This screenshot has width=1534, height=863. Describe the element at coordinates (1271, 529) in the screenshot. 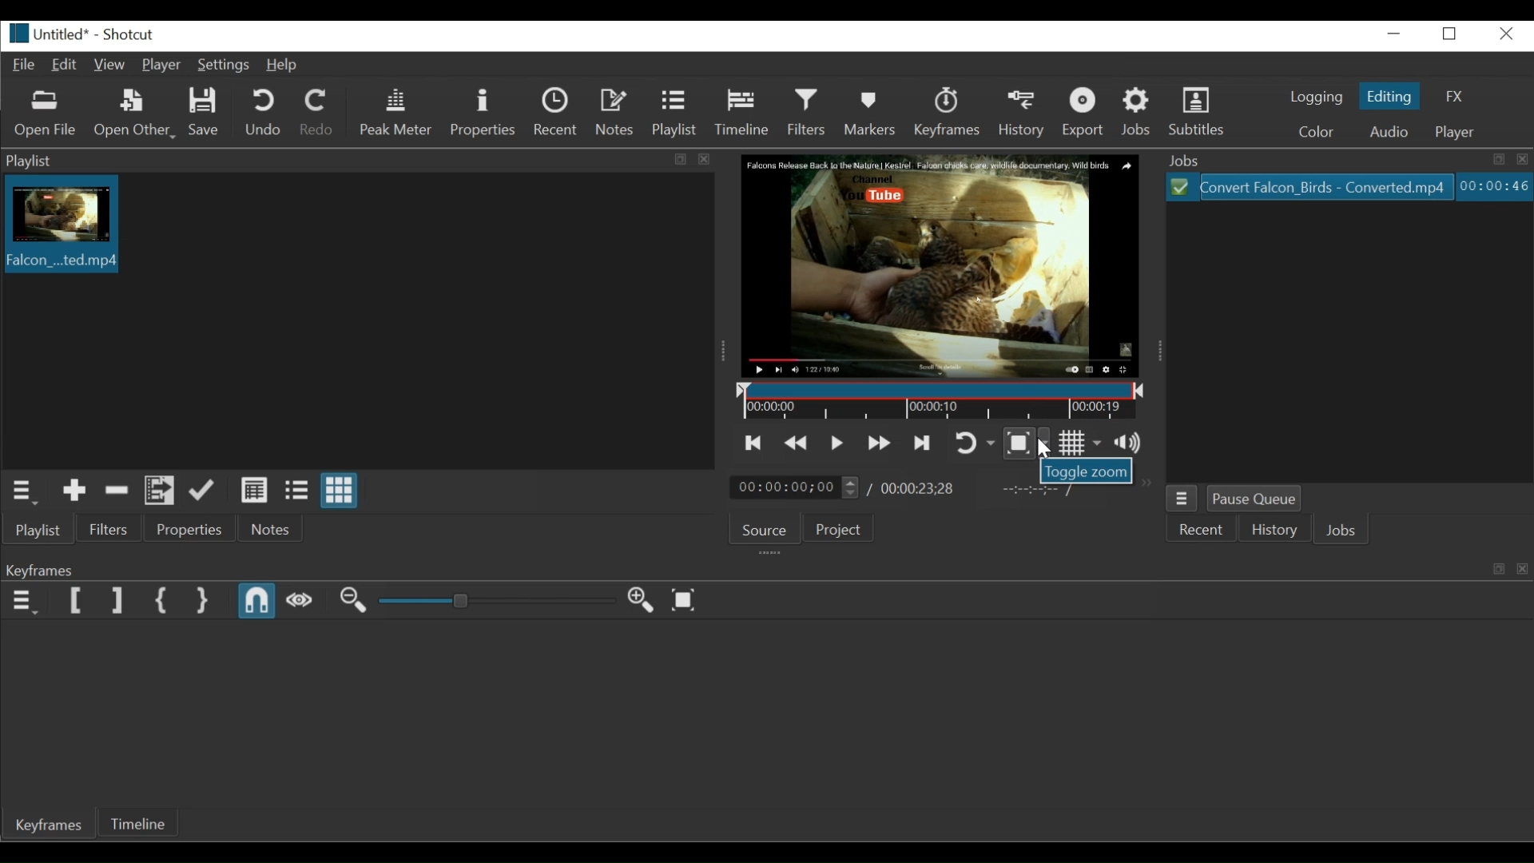

I see `History` at that location.